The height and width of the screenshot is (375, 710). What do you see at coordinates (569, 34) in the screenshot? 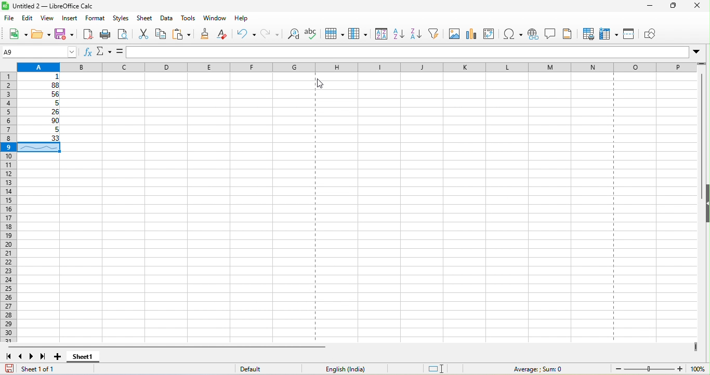
I see `headers and footers` at bounding box center [569, 34].